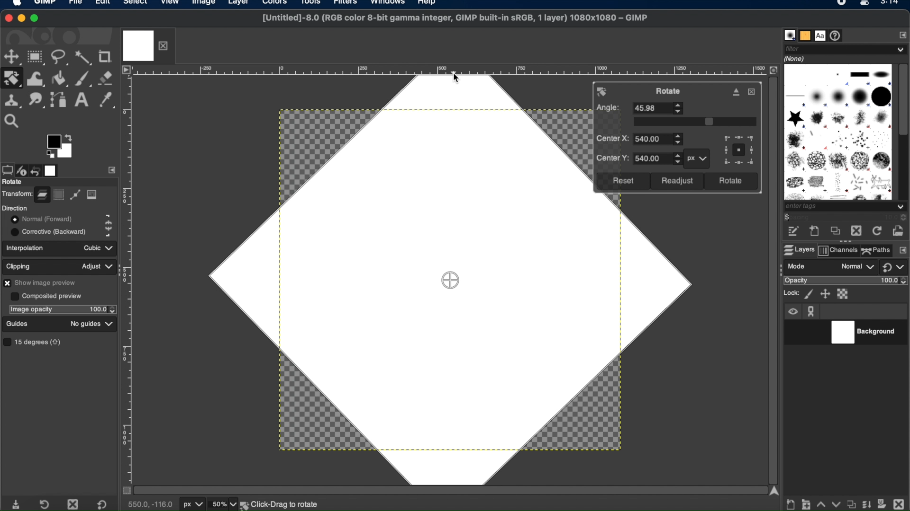  I want to click on preview, so click(50, 155).